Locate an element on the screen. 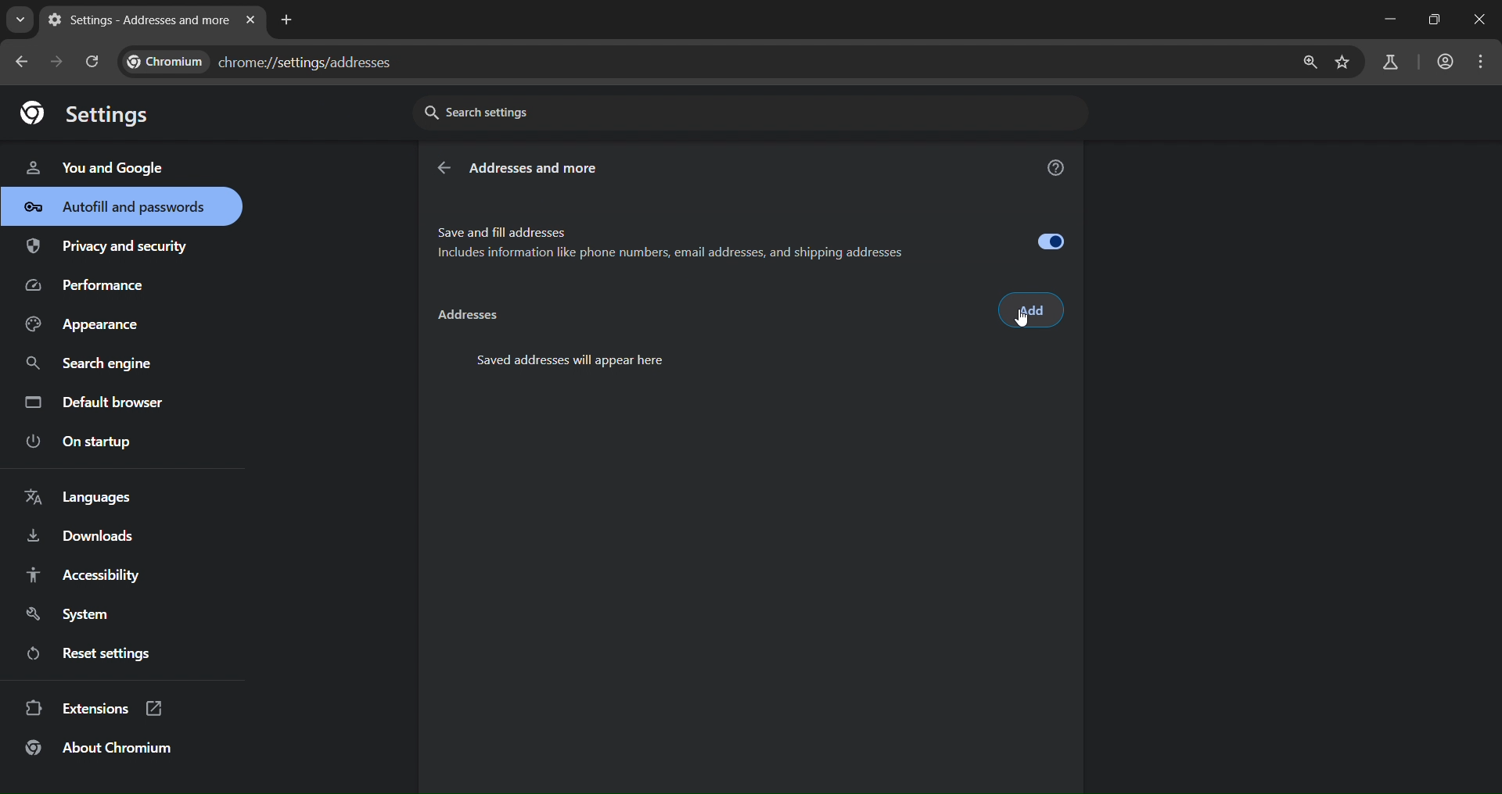 The width and height of the screenshot is (1502, 794). reset settings is located at coordinates (103, 656).